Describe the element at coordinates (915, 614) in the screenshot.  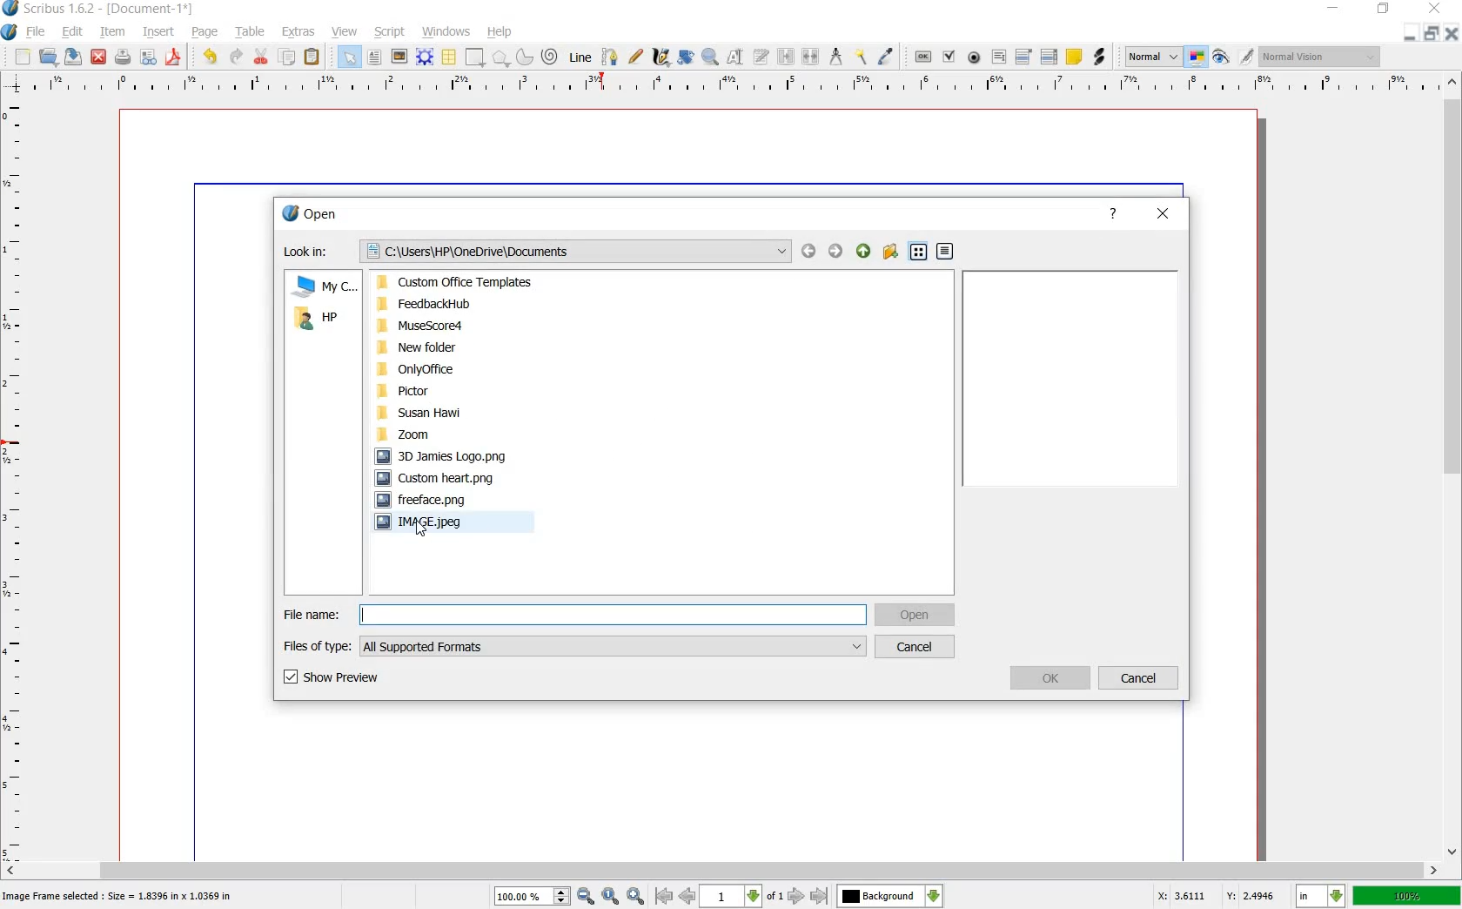
I see `OPEN` at that location.